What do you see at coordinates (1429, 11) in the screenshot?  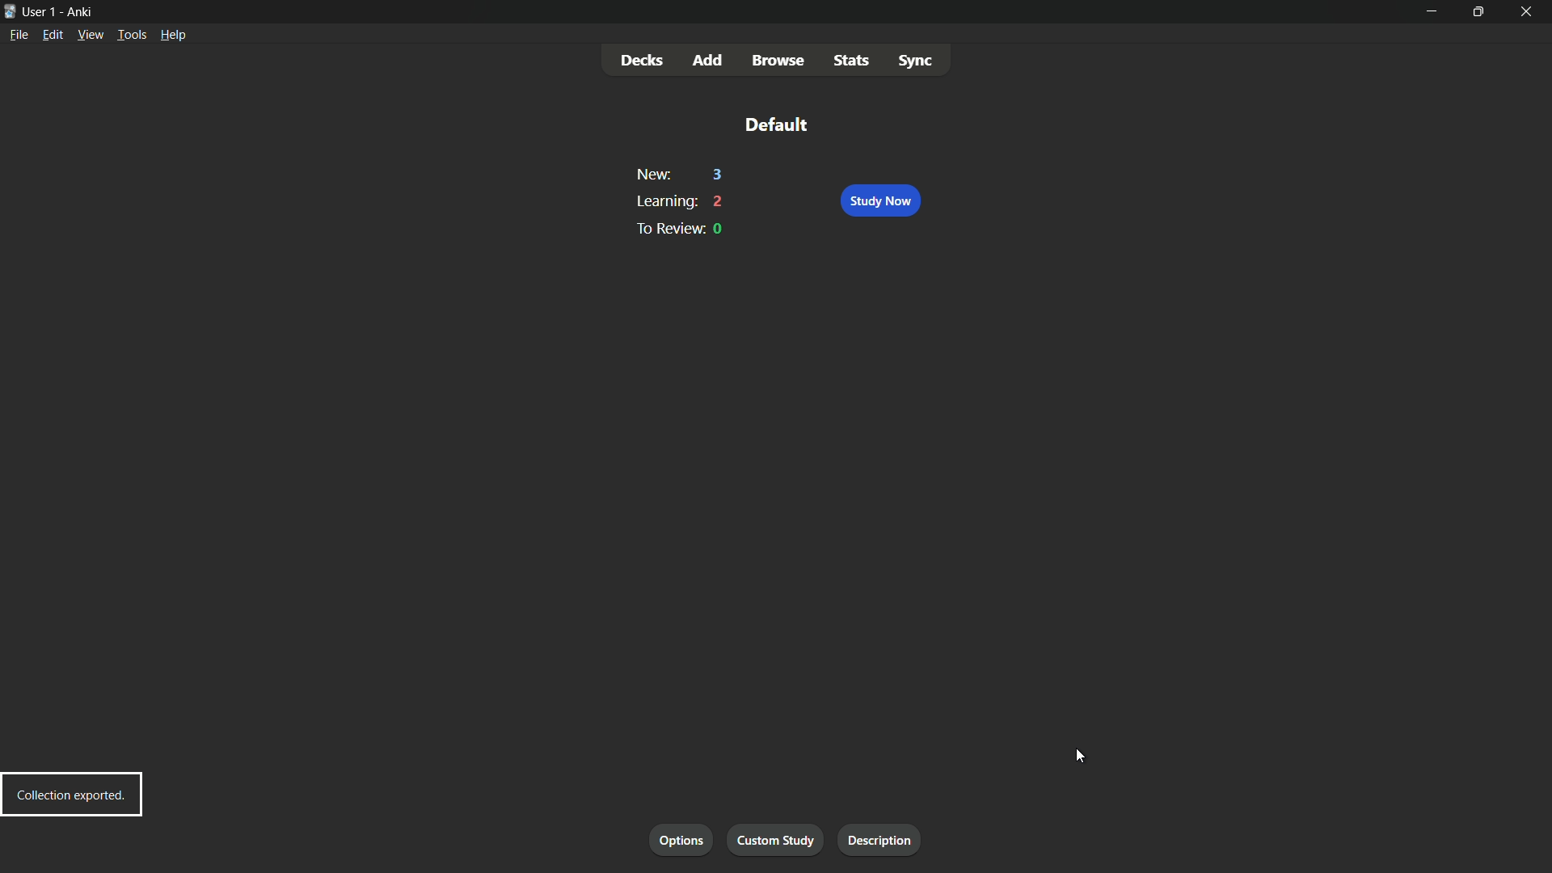 I see `minimize` at bounding box center [1429, 11].